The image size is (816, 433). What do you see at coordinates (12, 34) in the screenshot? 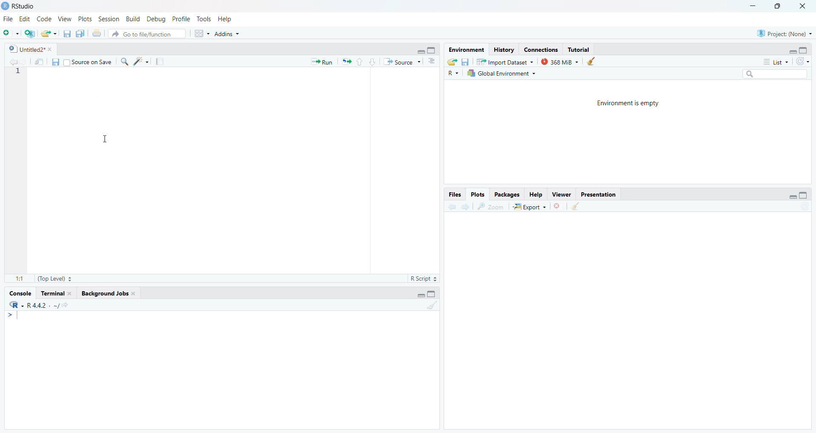
I see `add` at bounding box center [12, 34].